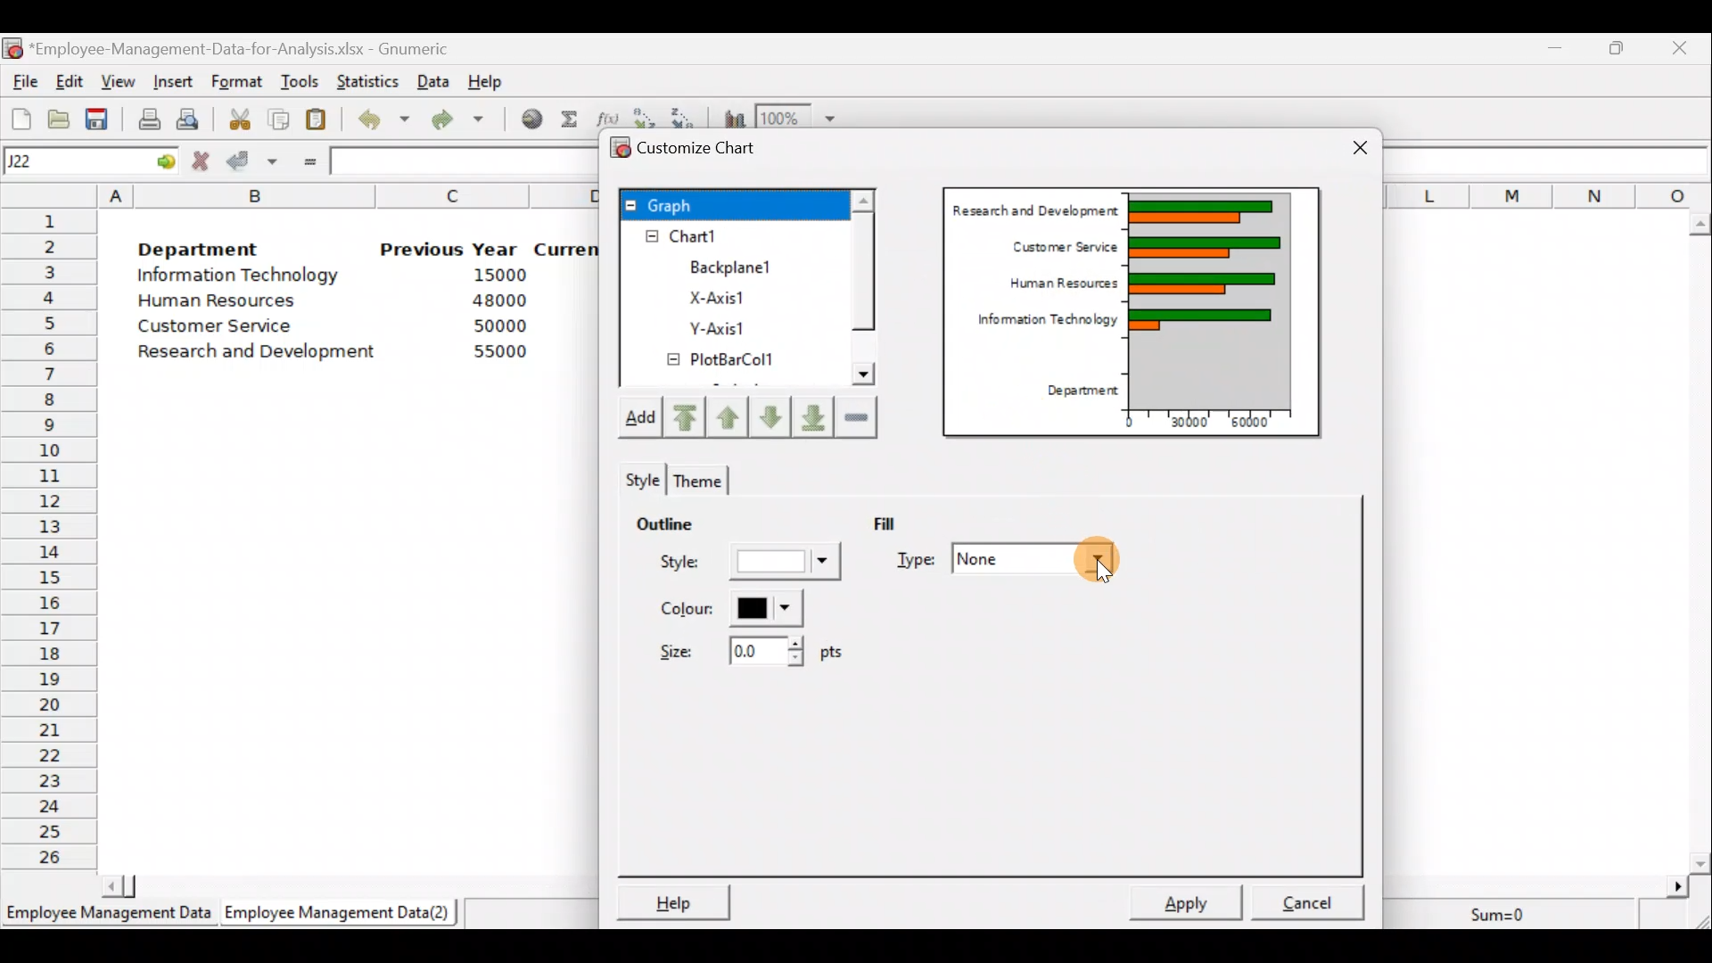  What do you see at coordinates (1208, 299) in the screenshot?
I see `Chart preview` at bounding box center [1208, 299].